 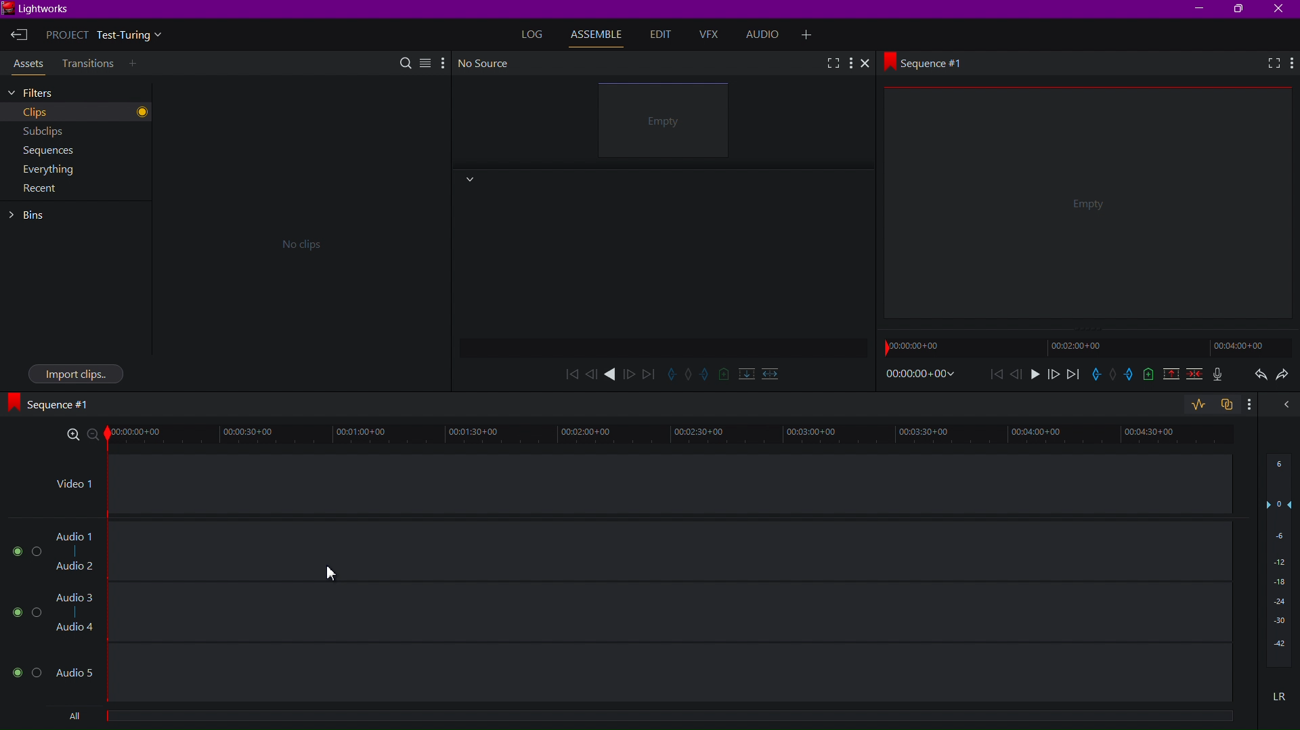 What do you see at coordinates (334, 573) in the screenshot?
I see `cursor` at bounding box center [334, 573].